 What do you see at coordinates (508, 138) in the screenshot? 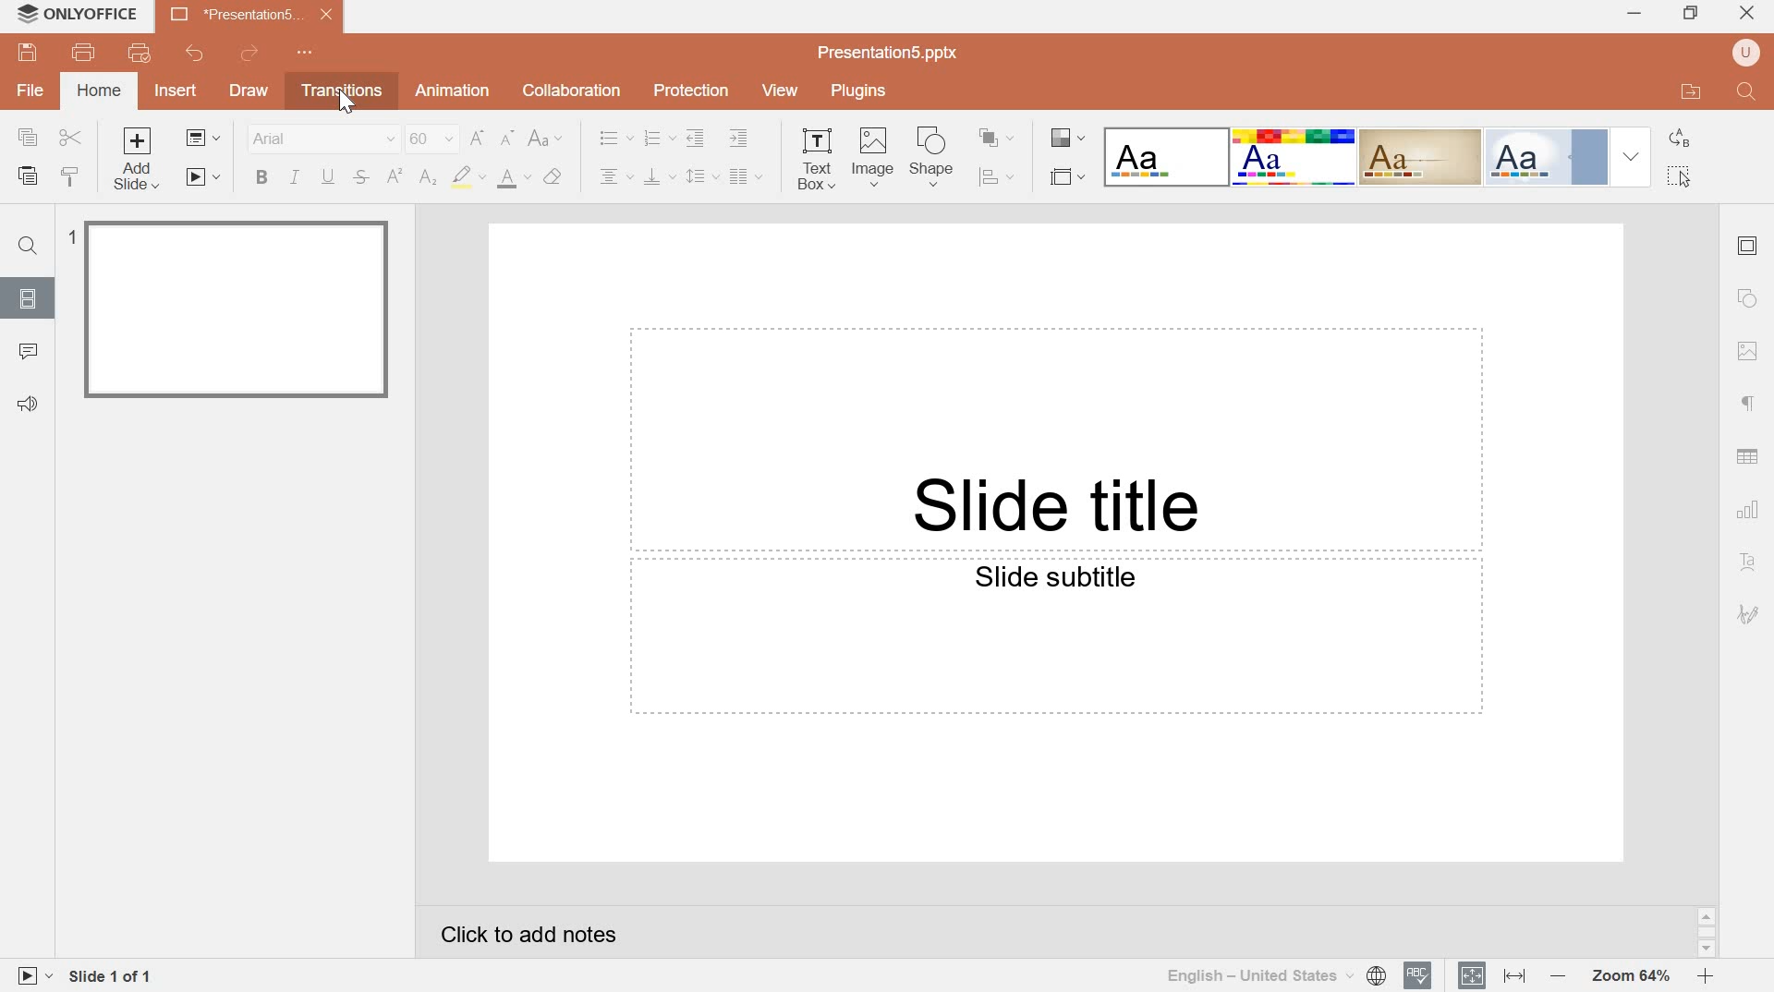
I see `decrement font size` at bounding box center [508, 138].